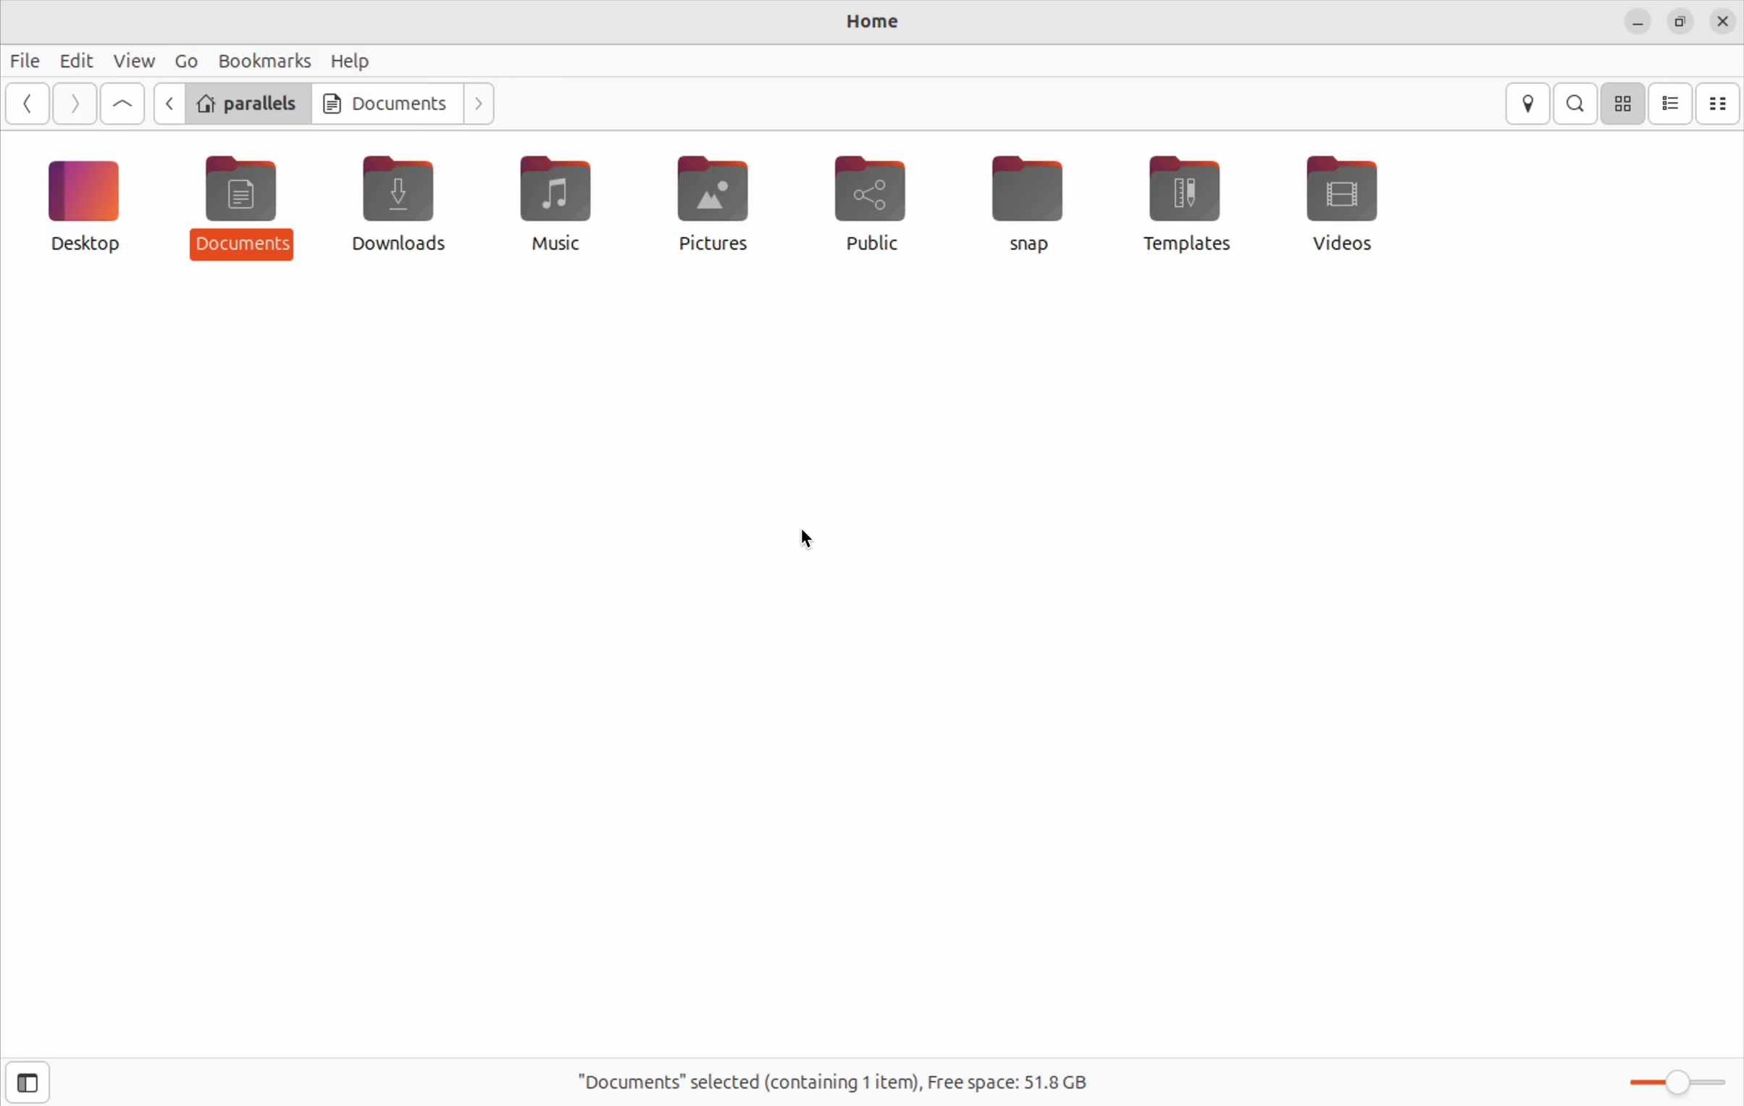  I want to click on Go up, so click(125, 102).